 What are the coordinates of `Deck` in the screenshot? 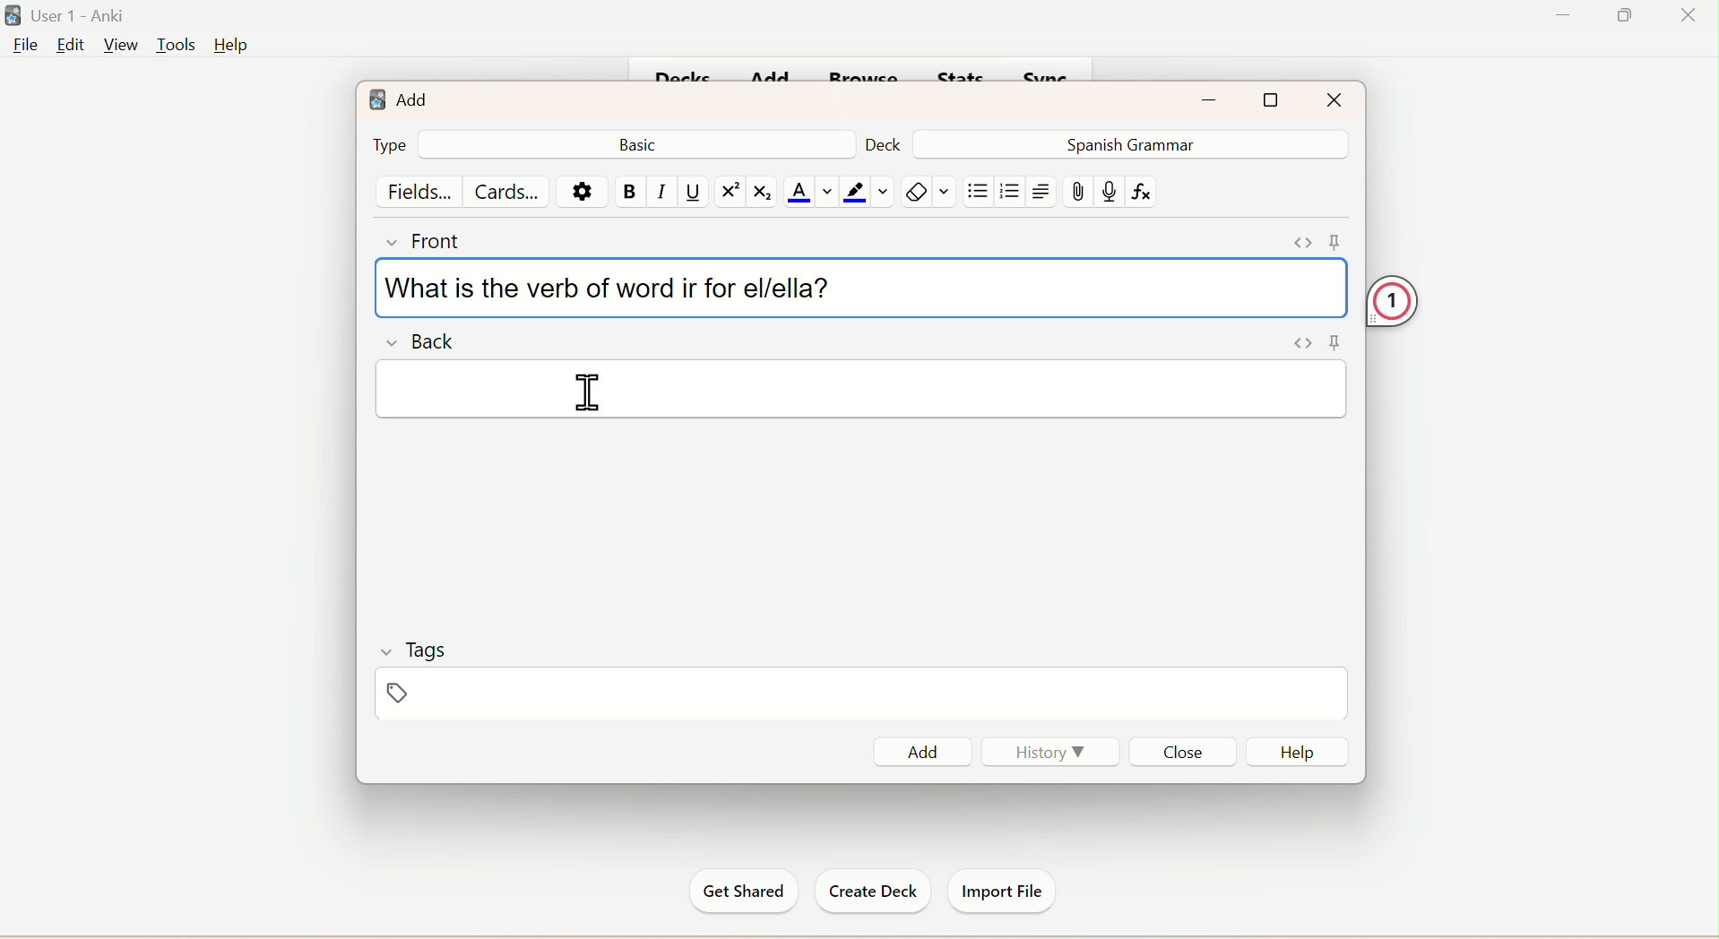 It's located at (884, 143).